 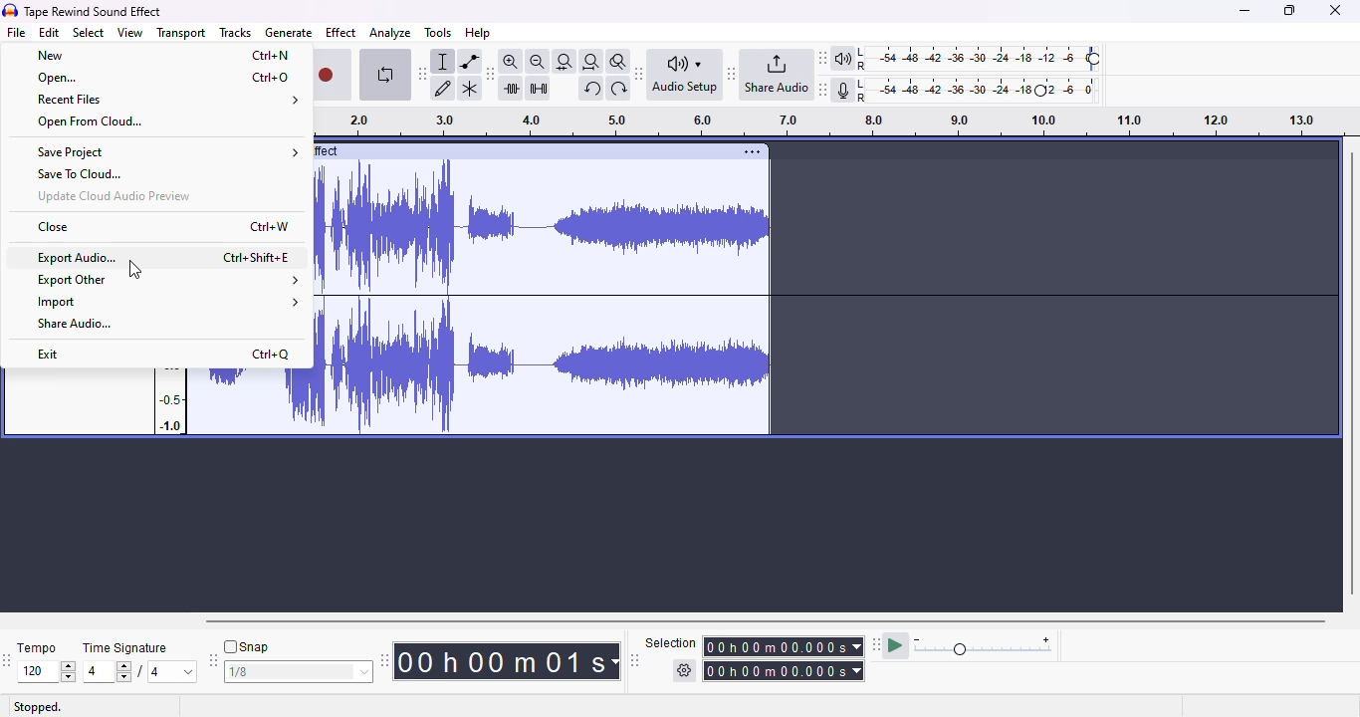 What do you see at coordinates (11, 10) in the screenshot?
I see `logo` at bounding box center [11, 10].